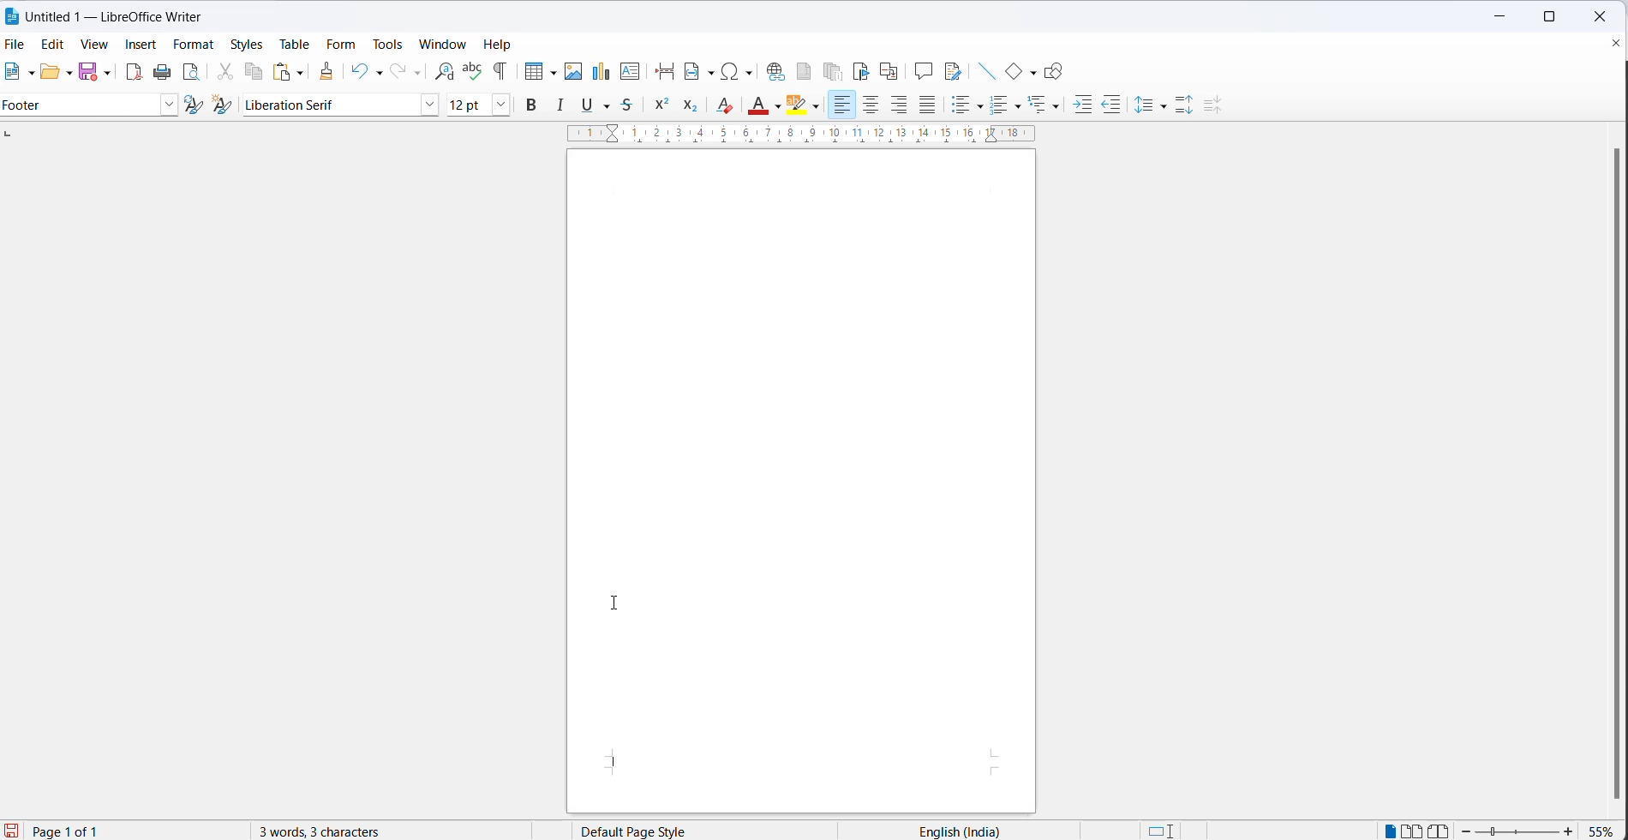 This screenshot has height=840, width=1628. What do you see at coordinates (739, 71) in the screenshot?
I see `insert special characters` at bounding box center [739, 71].